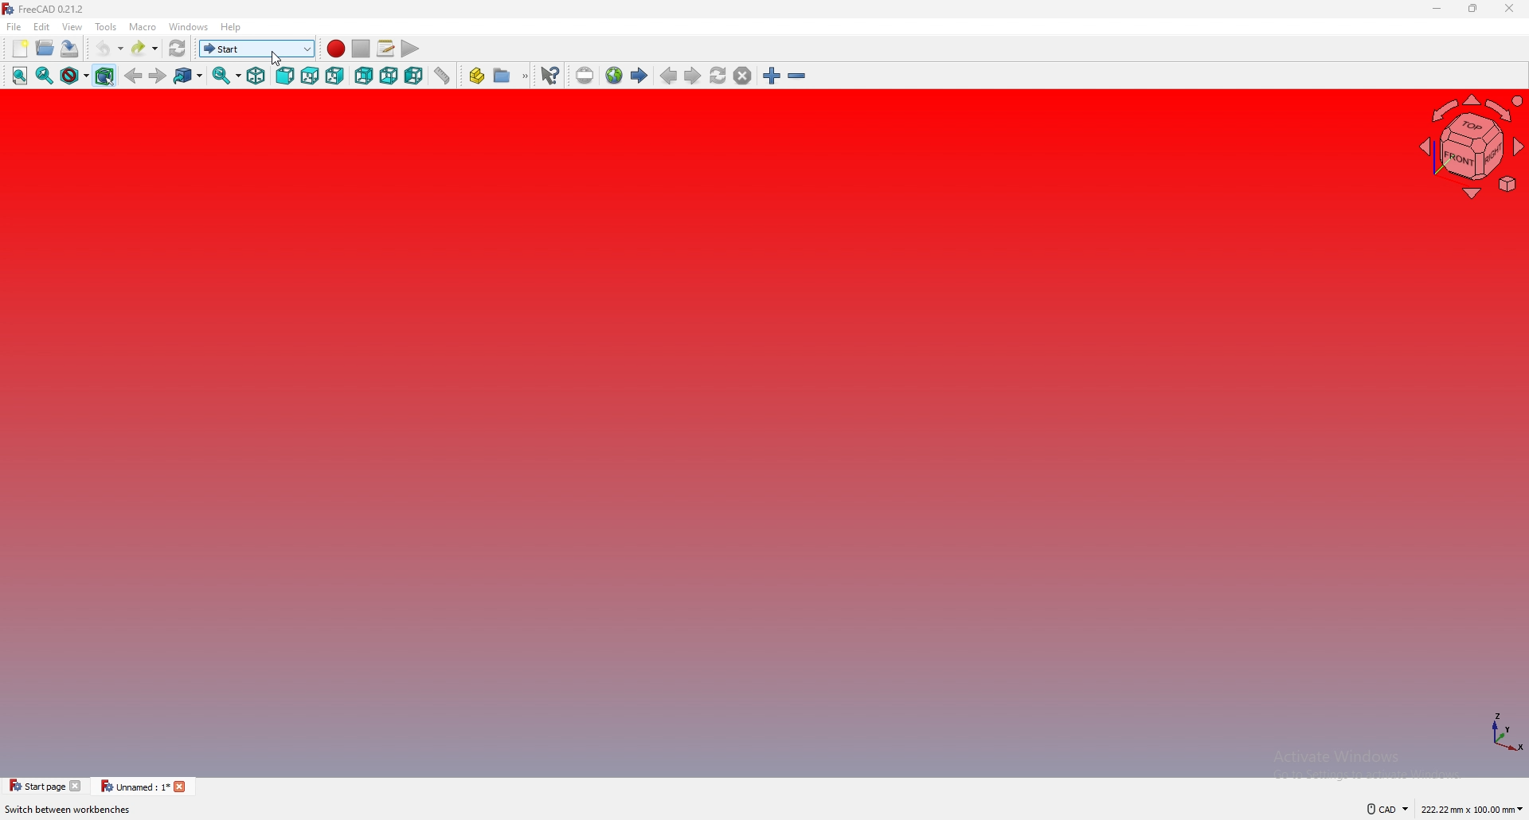  I want to click on right, so click(334, 76).